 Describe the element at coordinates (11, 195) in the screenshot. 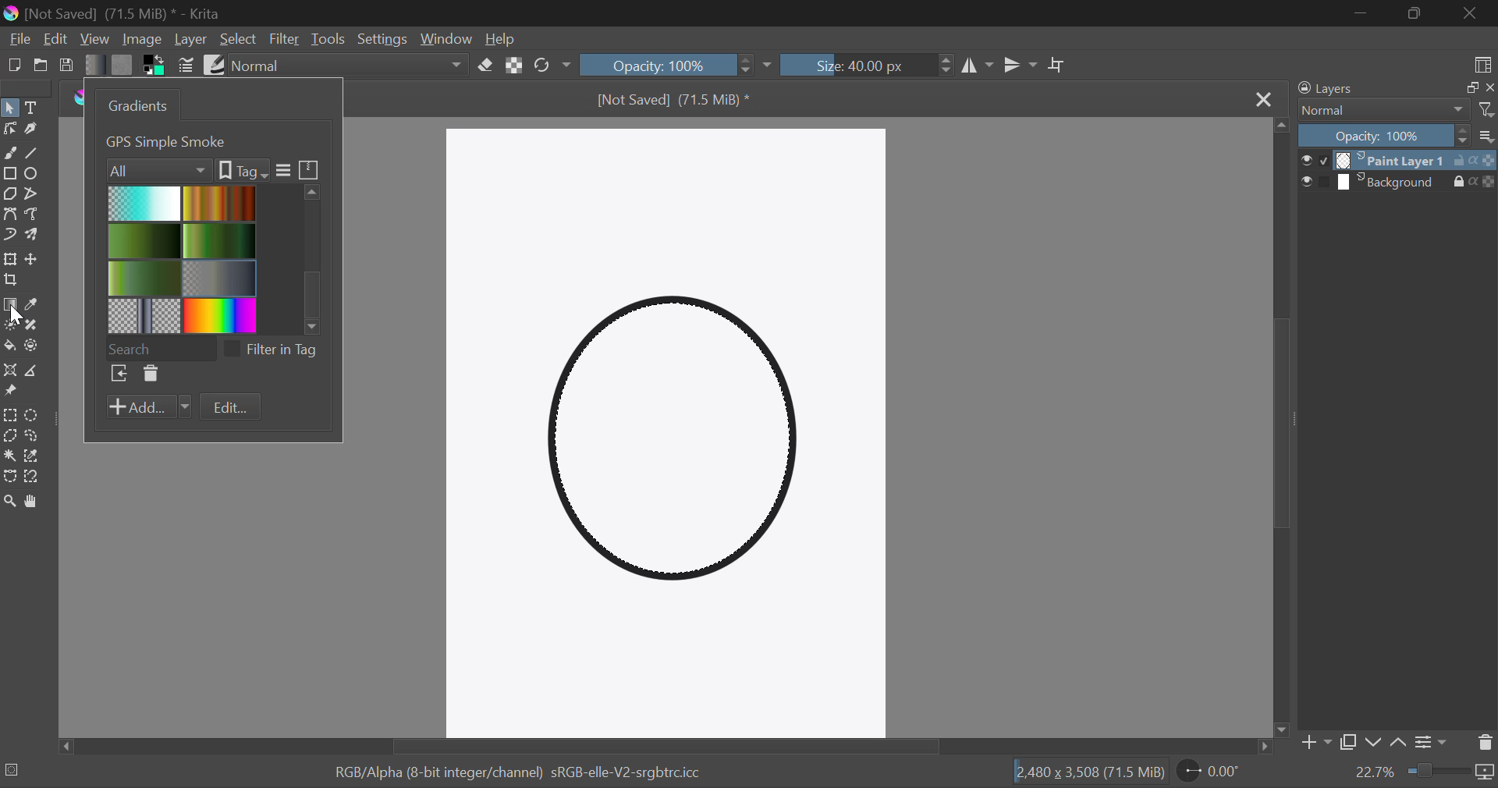

I see `Polygon` at that location.